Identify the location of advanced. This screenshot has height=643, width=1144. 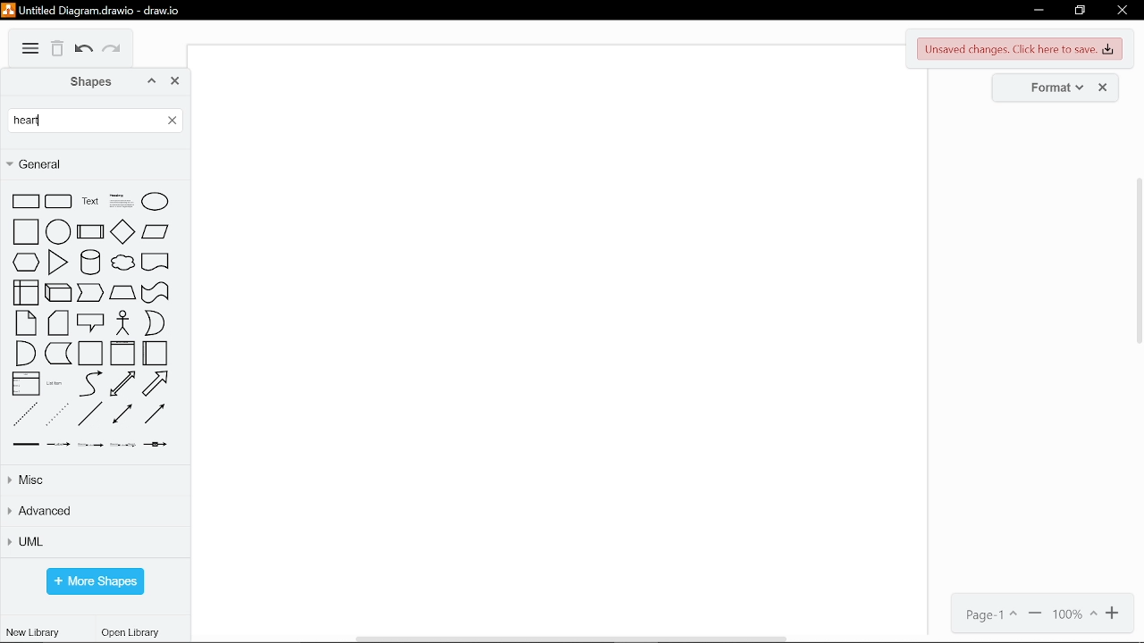
(95, 513).